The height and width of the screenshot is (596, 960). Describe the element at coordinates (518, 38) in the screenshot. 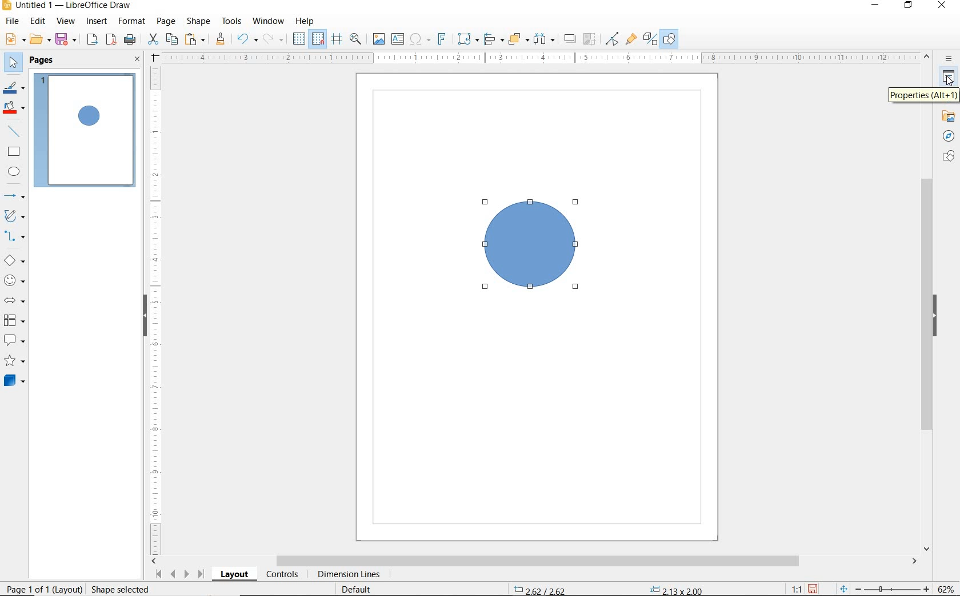

I see `ARRANGE` at that location.